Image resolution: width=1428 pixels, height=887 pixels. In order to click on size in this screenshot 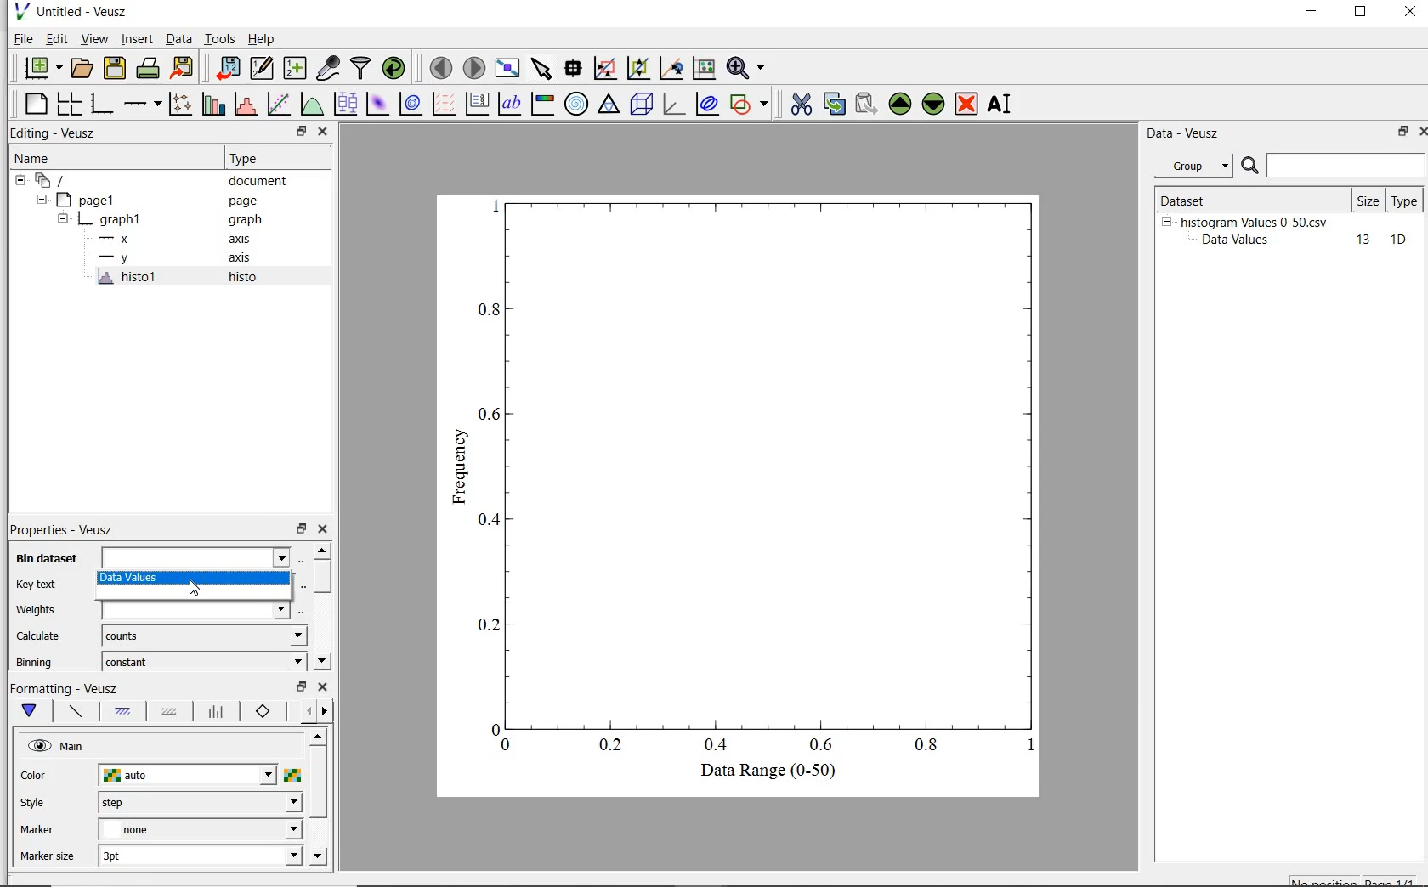, I will do `click(1368, 201)`.